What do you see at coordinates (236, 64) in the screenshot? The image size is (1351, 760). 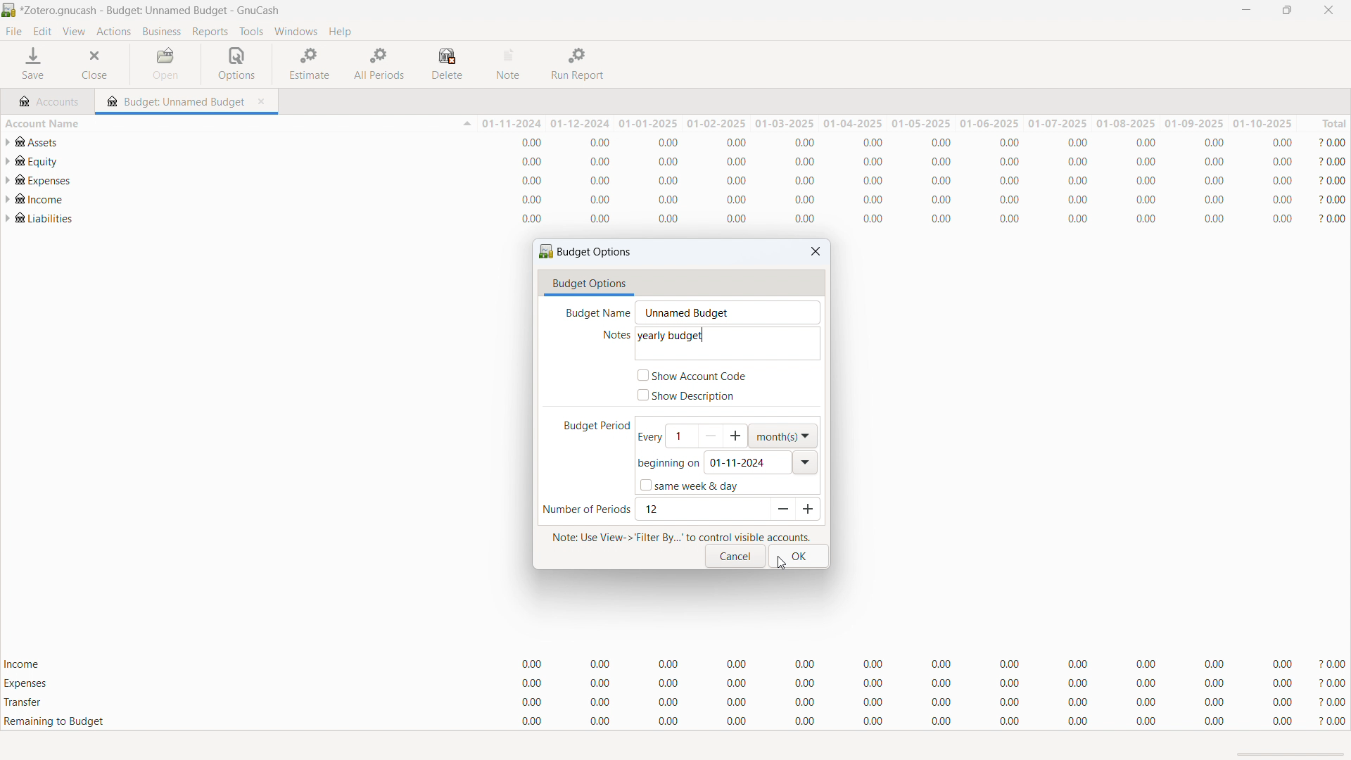 I see `options` at bounding box center [236, 64].